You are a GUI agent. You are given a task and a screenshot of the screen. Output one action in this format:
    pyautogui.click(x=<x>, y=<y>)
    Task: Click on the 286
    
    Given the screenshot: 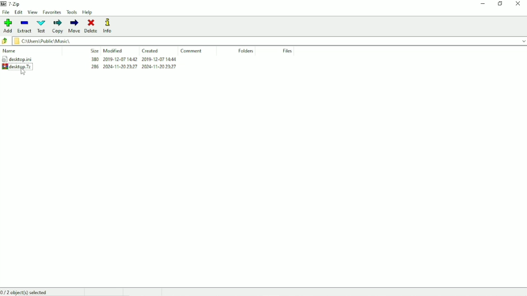 What is the action you would take?
    pyautogui.click(x=95, y=67)
    